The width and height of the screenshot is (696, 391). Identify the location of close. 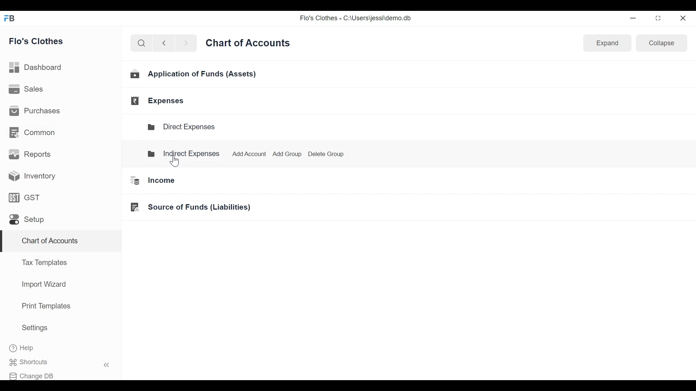
(684, 17).